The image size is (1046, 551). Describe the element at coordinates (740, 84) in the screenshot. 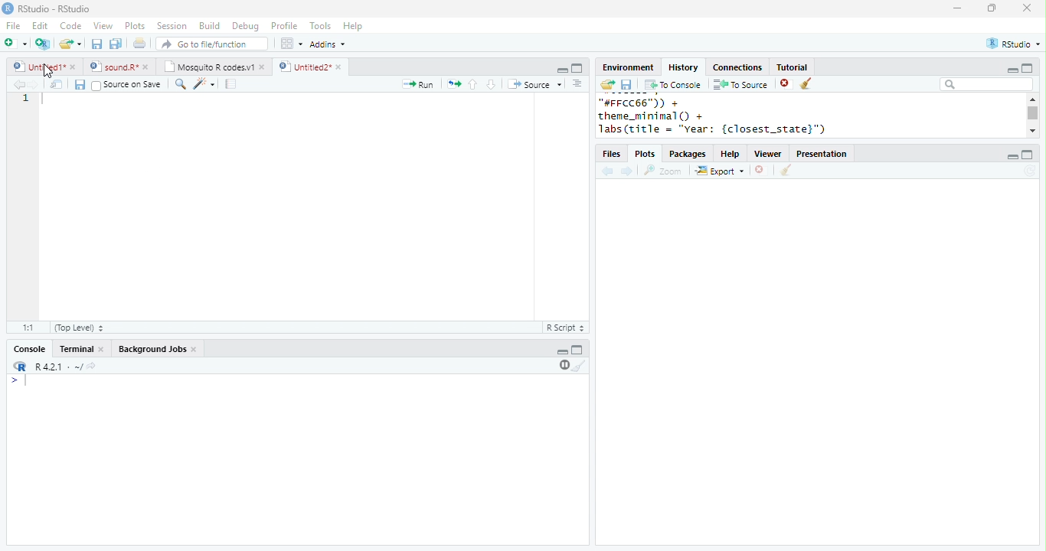

I see `To Source` at that location.